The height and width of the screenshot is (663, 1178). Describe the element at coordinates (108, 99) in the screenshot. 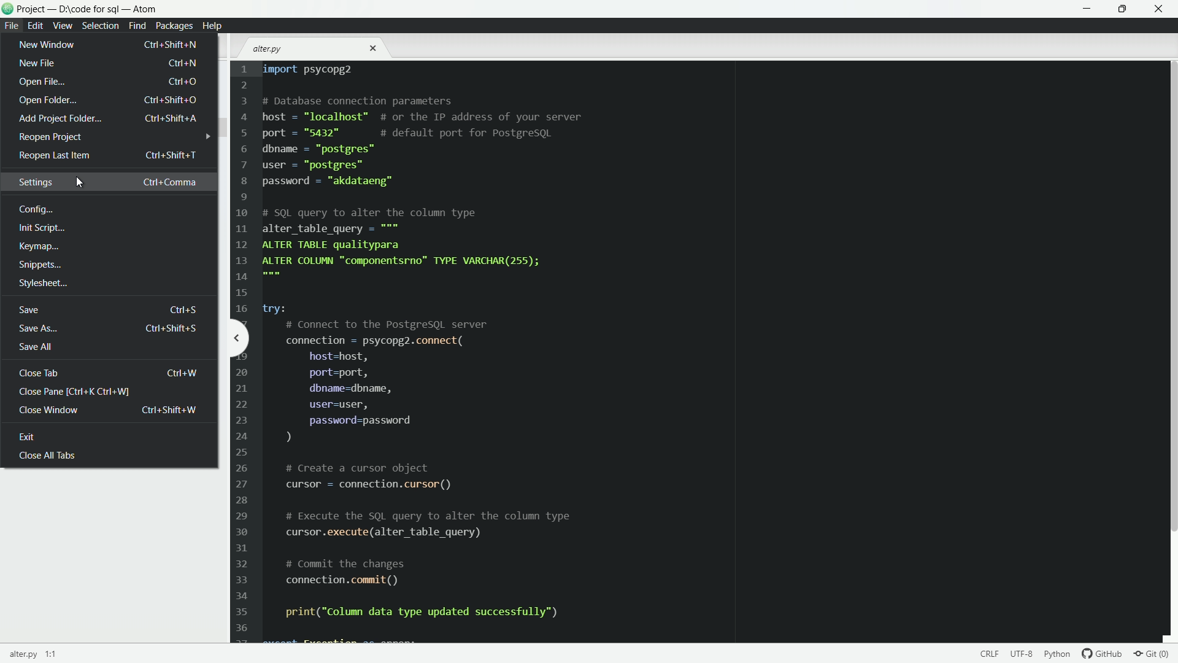

I see `open folder` at that location.